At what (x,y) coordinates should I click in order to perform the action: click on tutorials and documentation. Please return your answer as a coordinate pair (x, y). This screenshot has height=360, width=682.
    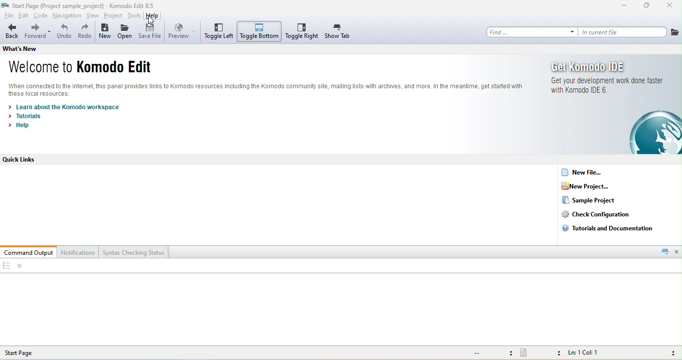
    Looking at the image, I should click on (610, 228).